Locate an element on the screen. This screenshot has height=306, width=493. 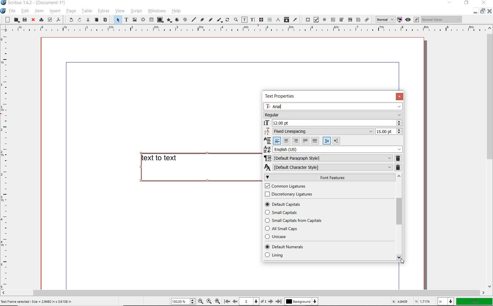
line is located at coordinates (193, 19).